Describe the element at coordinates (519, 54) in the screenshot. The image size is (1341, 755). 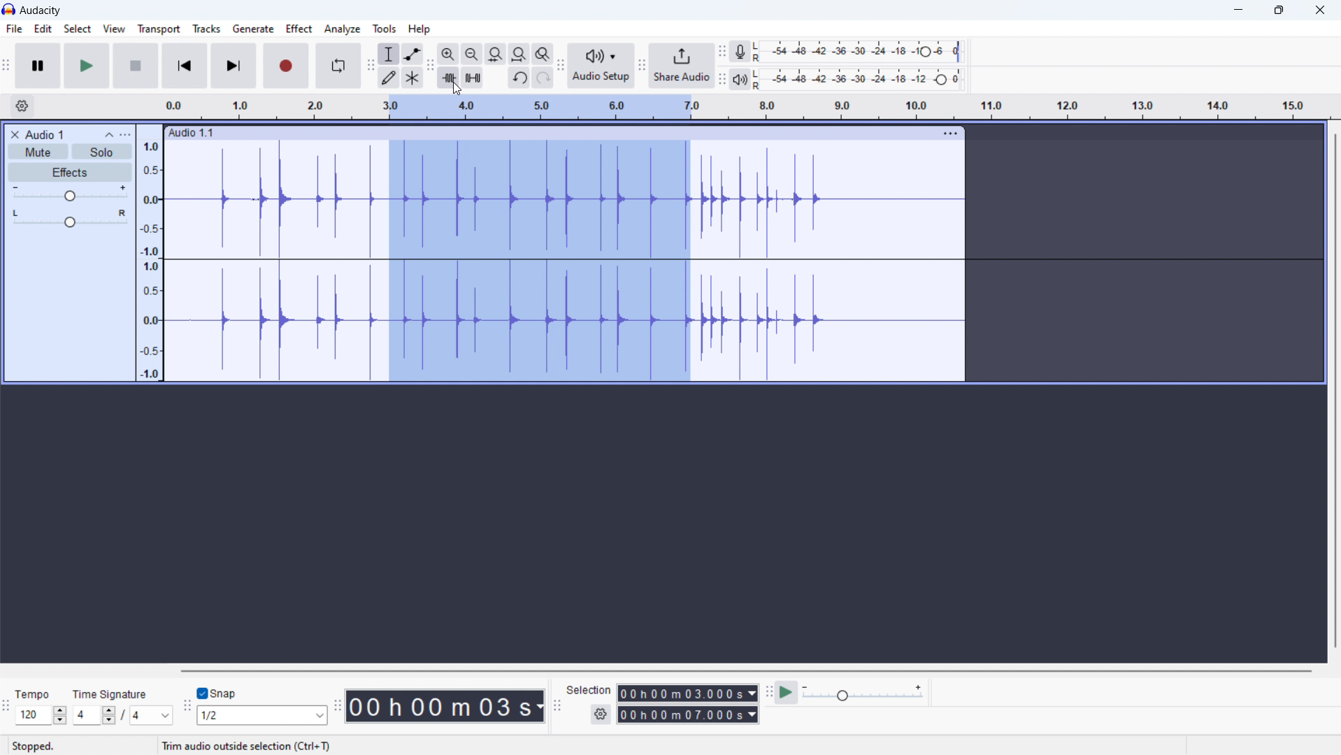
I see `fit project to width` at that location.